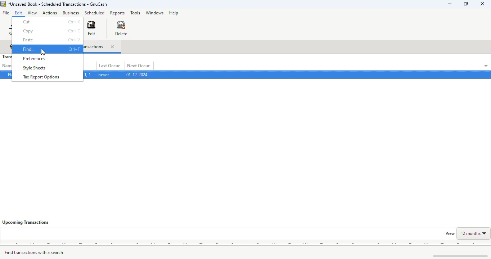 This screenshot has height=259, width=491. I want to click on tax report options, so click(41, 77).